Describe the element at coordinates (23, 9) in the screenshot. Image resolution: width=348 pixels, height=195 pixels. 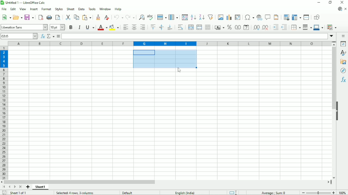
I see `View` at that location.